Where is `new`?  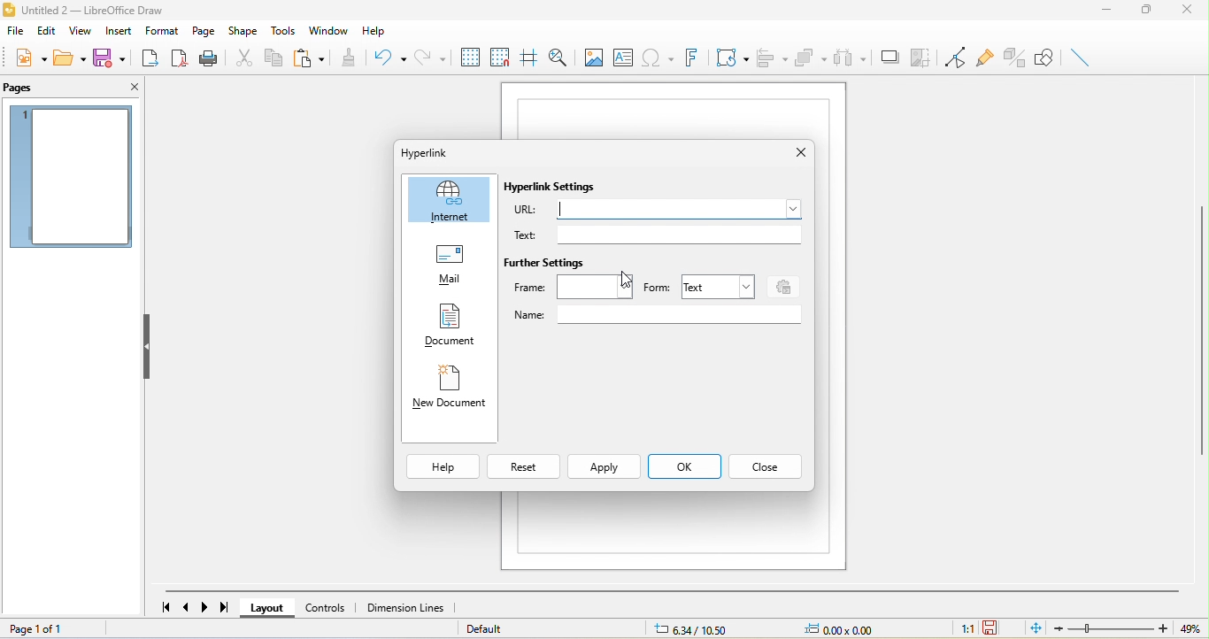 new is located at coordinates (25, 61).